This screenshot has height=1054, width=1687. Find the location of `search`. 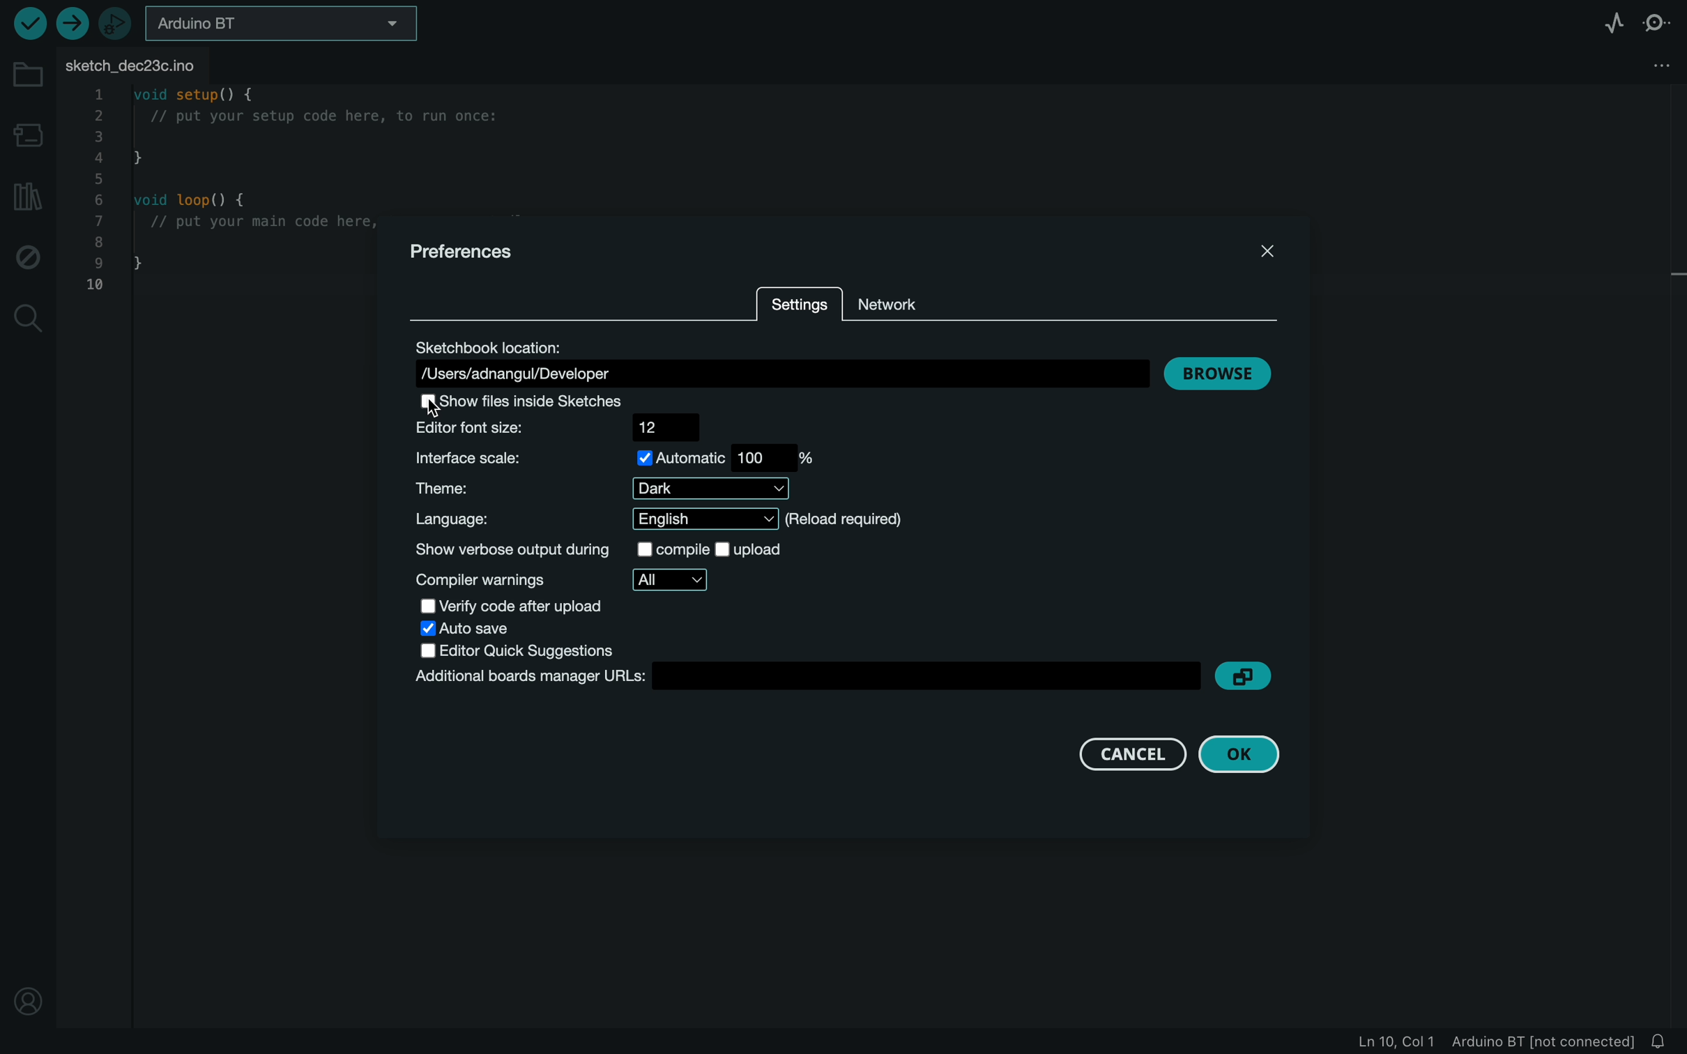

search is located at coordinates (27, 318).